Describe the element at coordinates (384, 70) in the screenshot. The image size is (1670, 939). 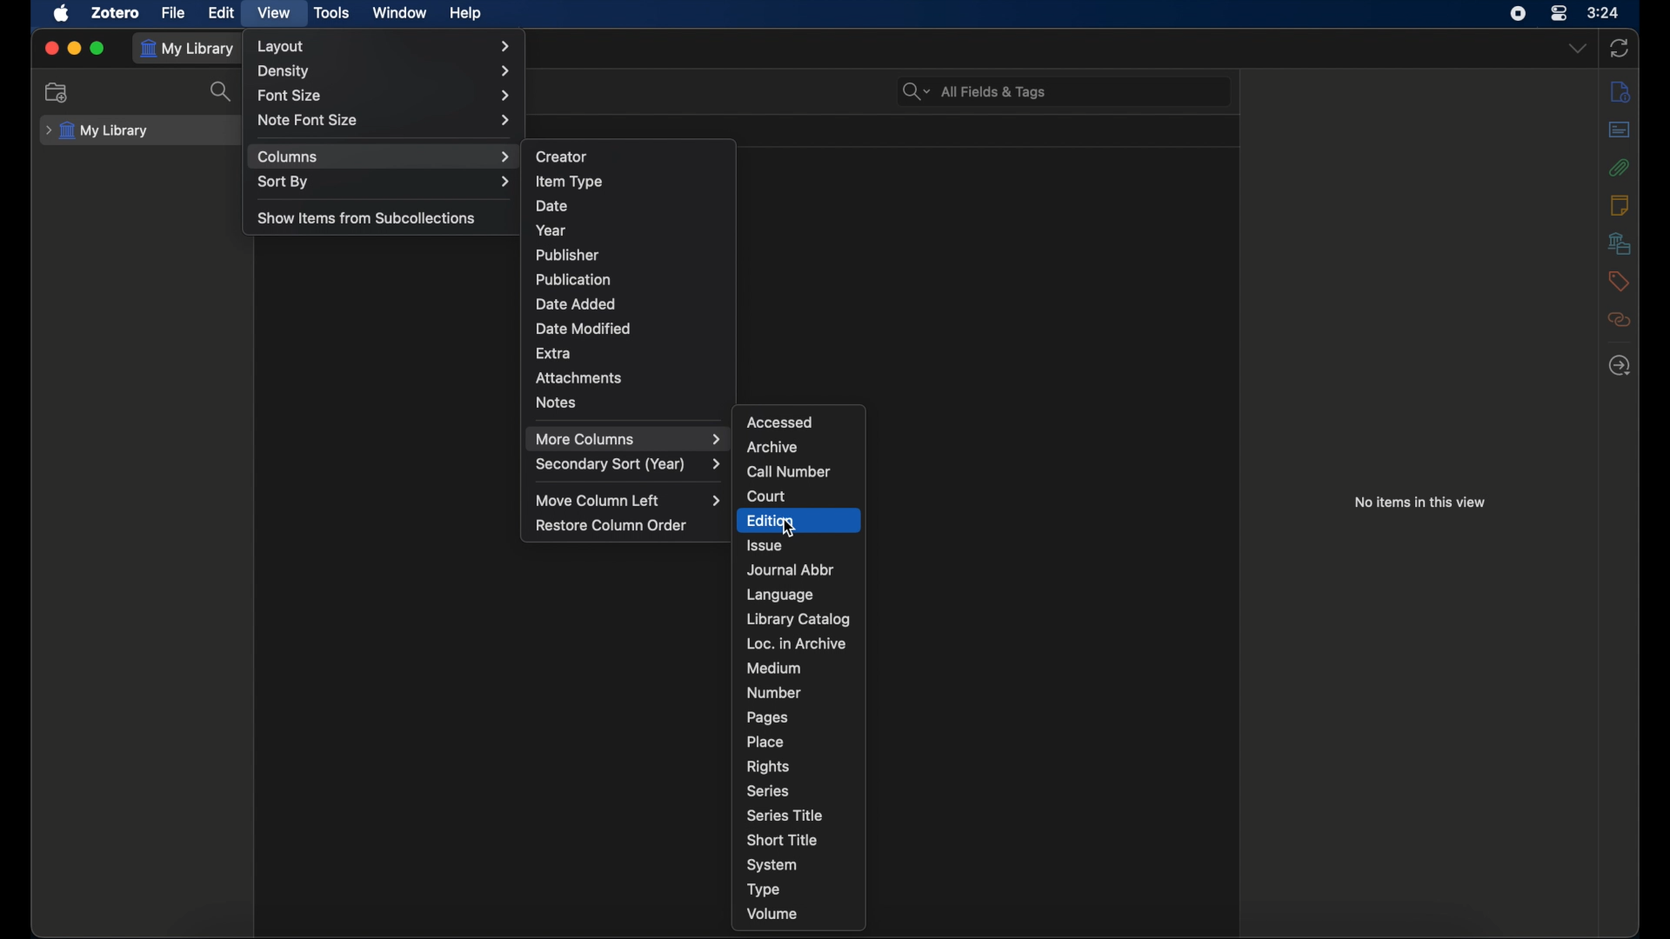
I see `density` at that location.